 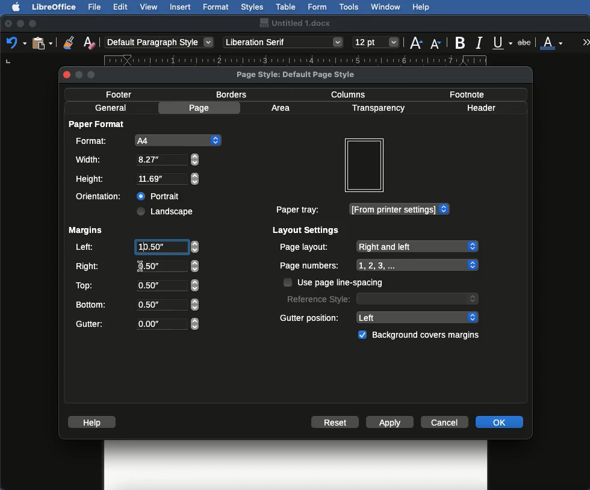 What do you see at coordinates (137, 324) in the screenshot?
I see `Gutter` at bounding box center [137, 324].